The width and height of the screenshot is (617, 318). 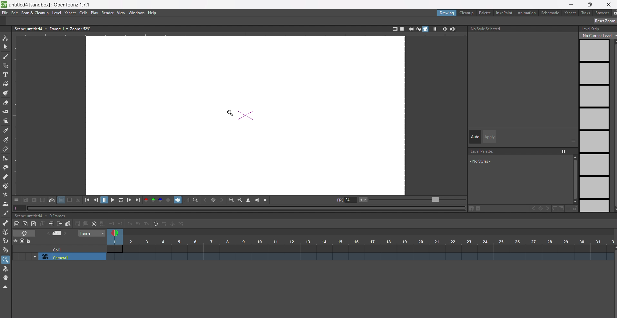 I want to click on icon, so click(x=25, y=234).